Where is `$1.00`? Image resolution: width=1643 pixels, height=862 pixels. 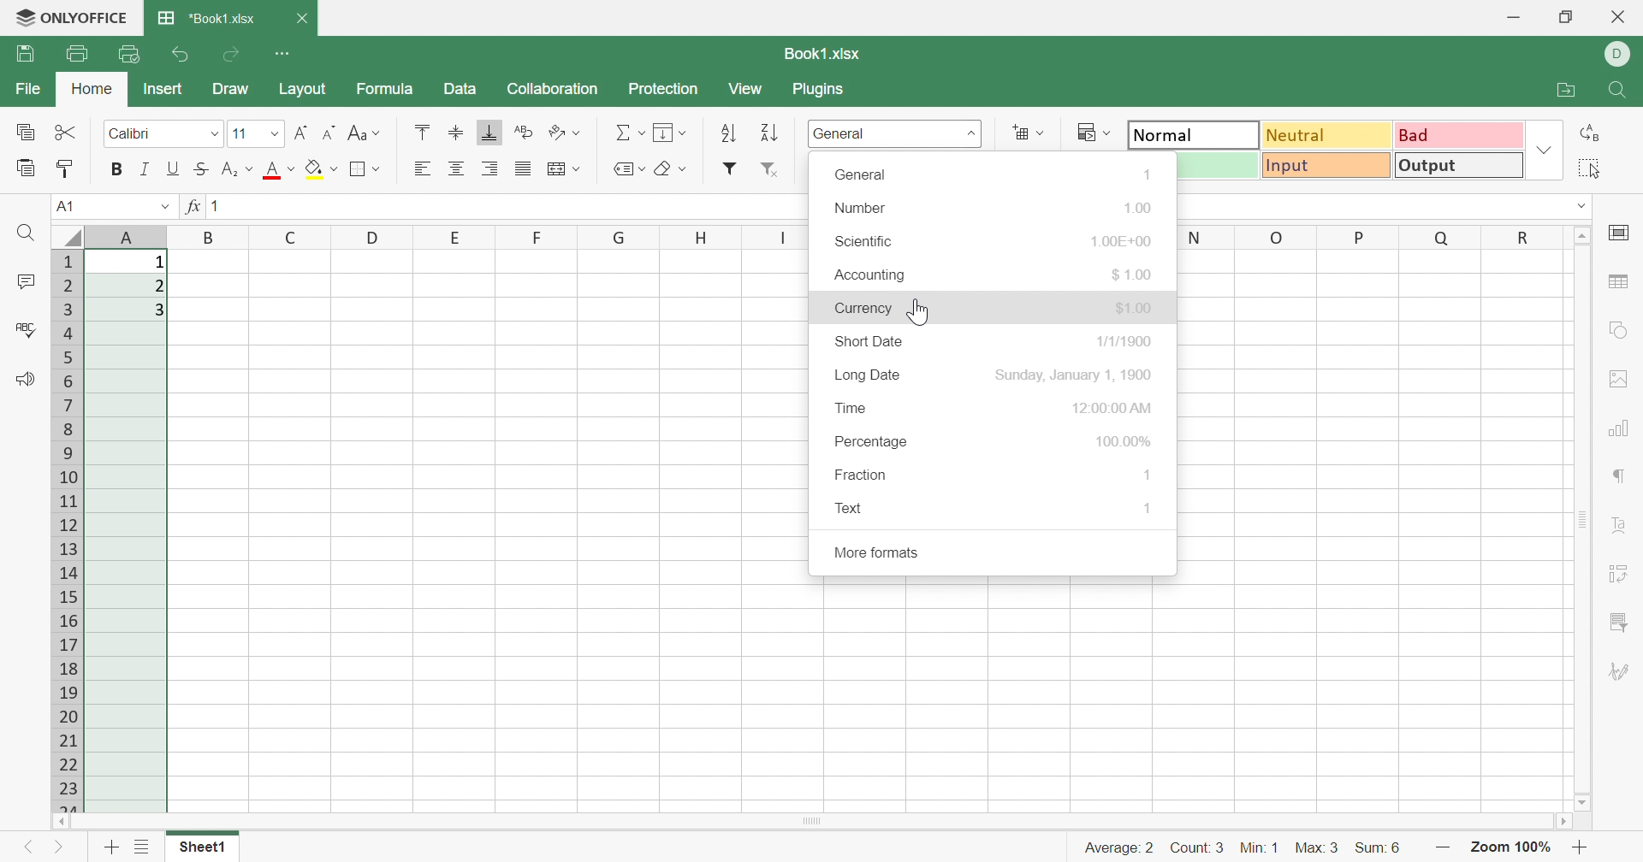
$1.00 is located at coordinates (1137, 307).